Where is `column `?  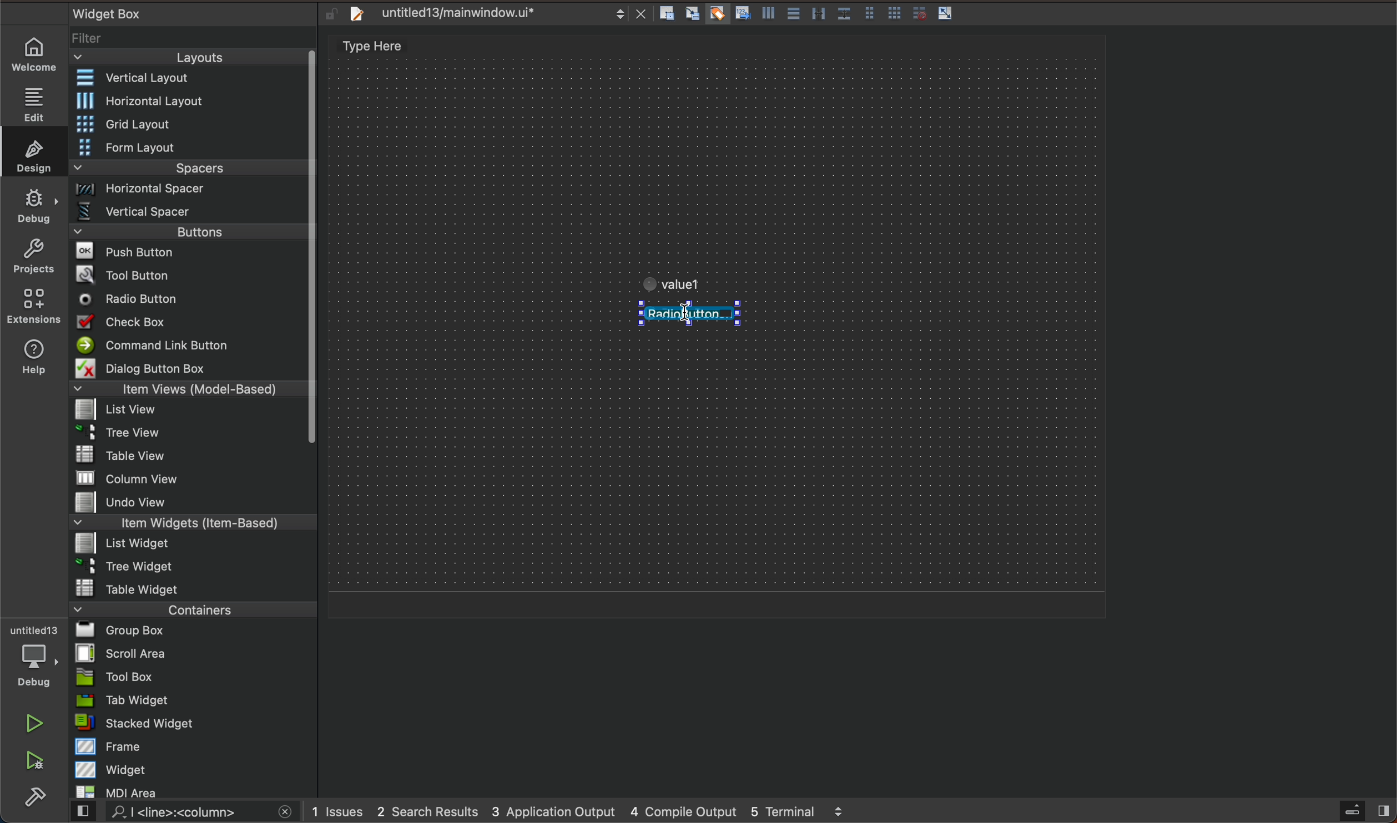
column  is located at coordinates (194, 477).